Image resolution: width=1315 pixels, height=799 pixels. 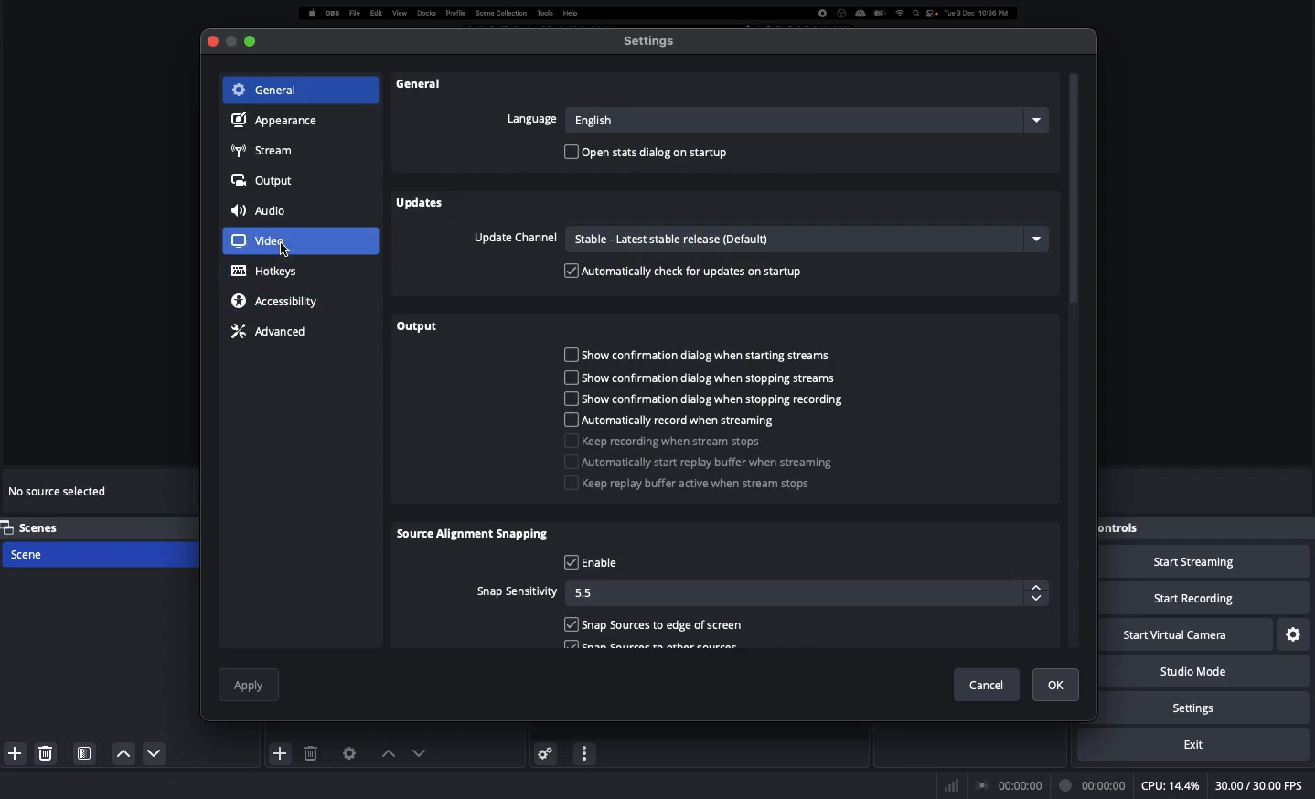 I want to click on Up, so click(x=149, y=755).